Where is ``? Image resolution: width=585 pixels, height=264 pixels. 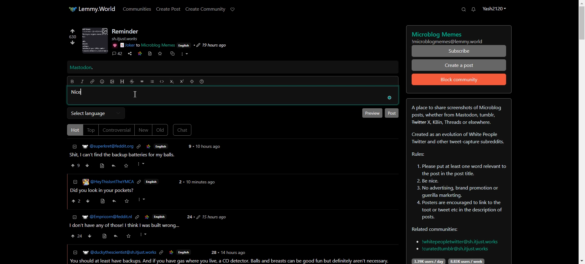
 is located at coordinates (140, 182).